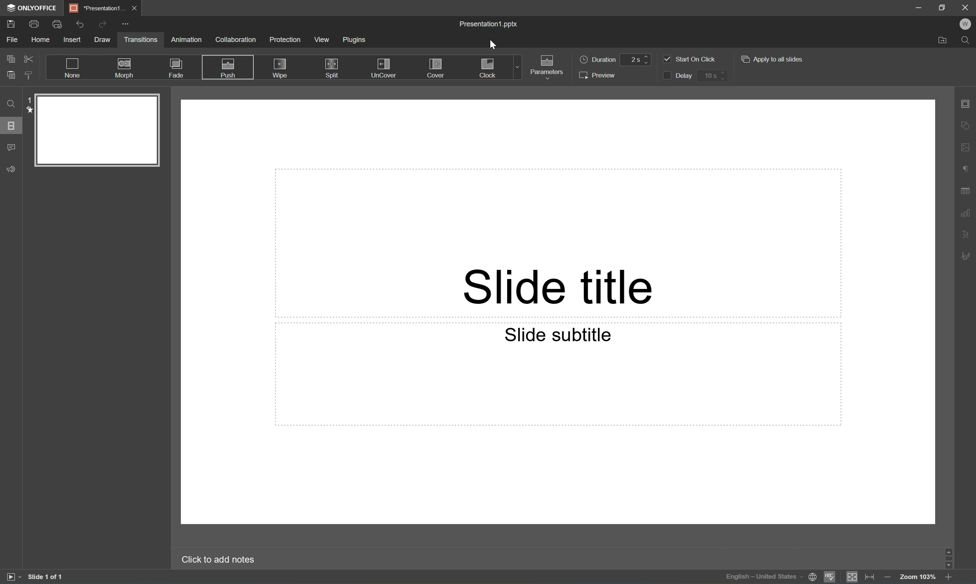 The image size is (976, 584). What do you see at coordinates (105, 41) in the screenshot?
I see `Draw` at bounding box center [105, 41].